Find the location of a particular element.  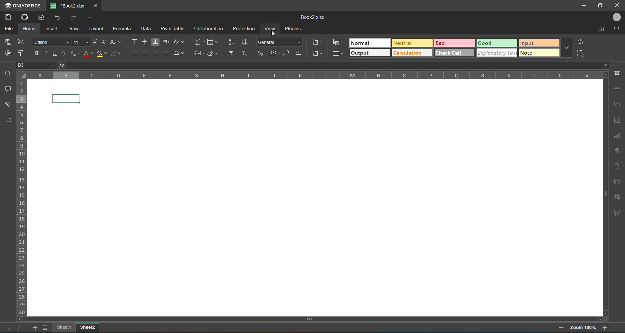

font style is located at coordinates (52, 42).